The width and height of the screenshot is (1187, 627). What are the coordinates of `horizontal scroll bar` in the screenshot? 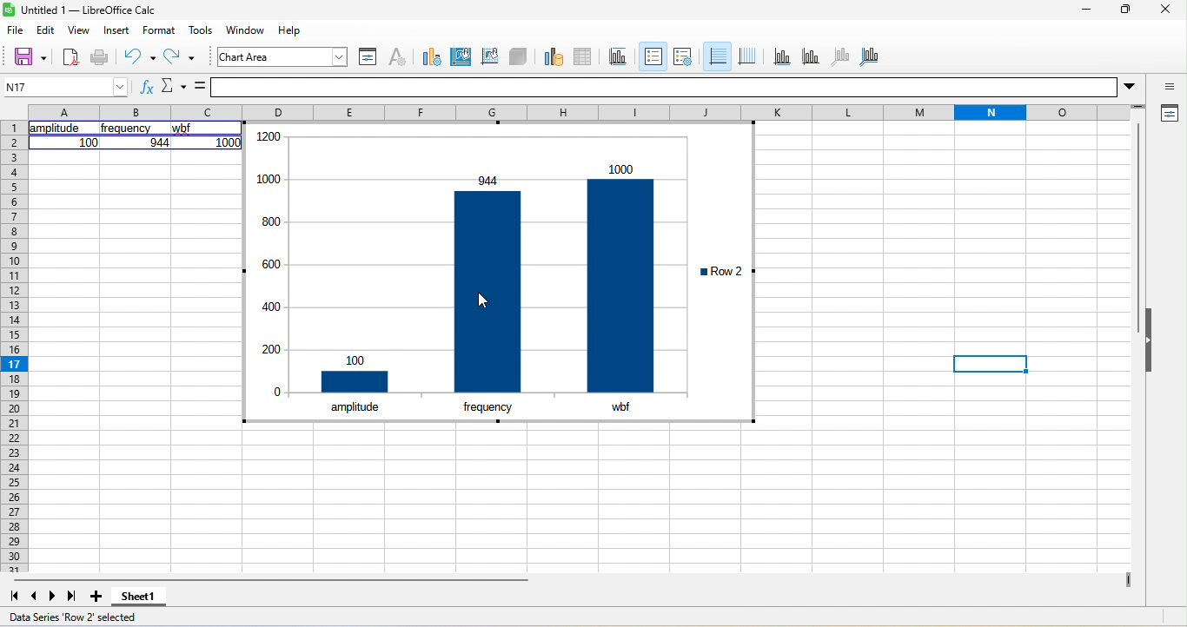 It's located at (272, 579).